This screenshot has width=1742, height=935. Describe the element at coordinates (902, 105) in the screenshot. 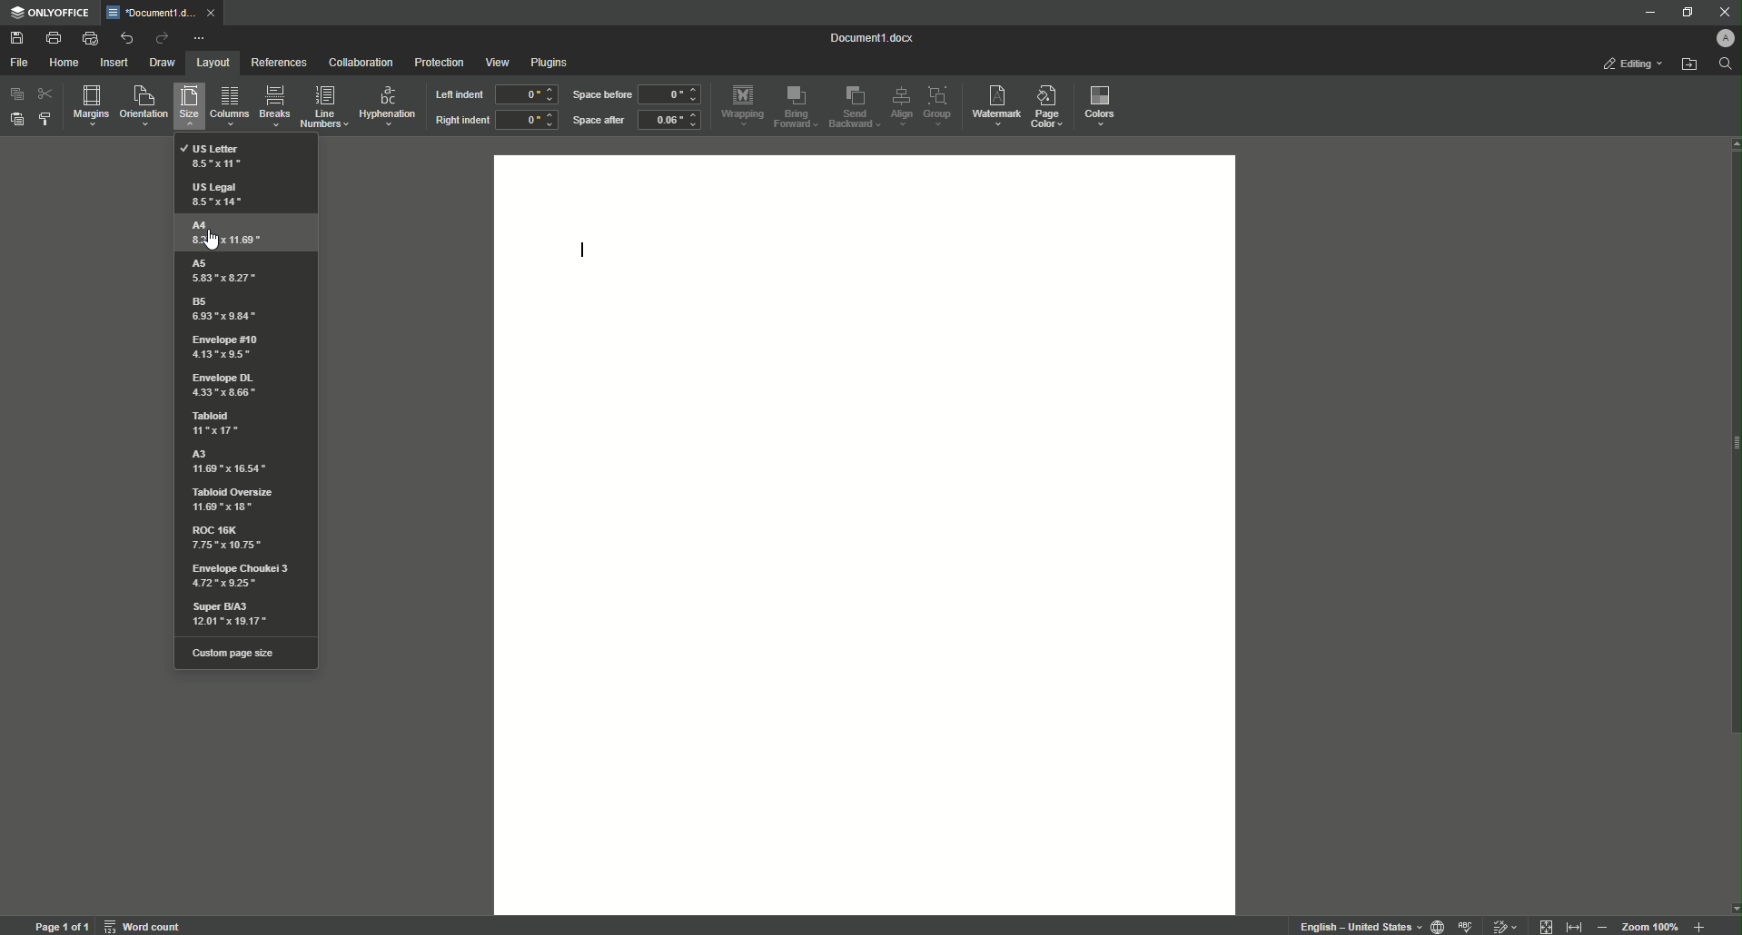

I see `Align` at that location.